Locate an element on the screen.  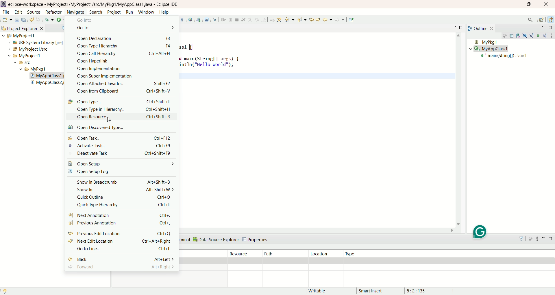
skip the breakpoints is located at coordinates (215, 20).